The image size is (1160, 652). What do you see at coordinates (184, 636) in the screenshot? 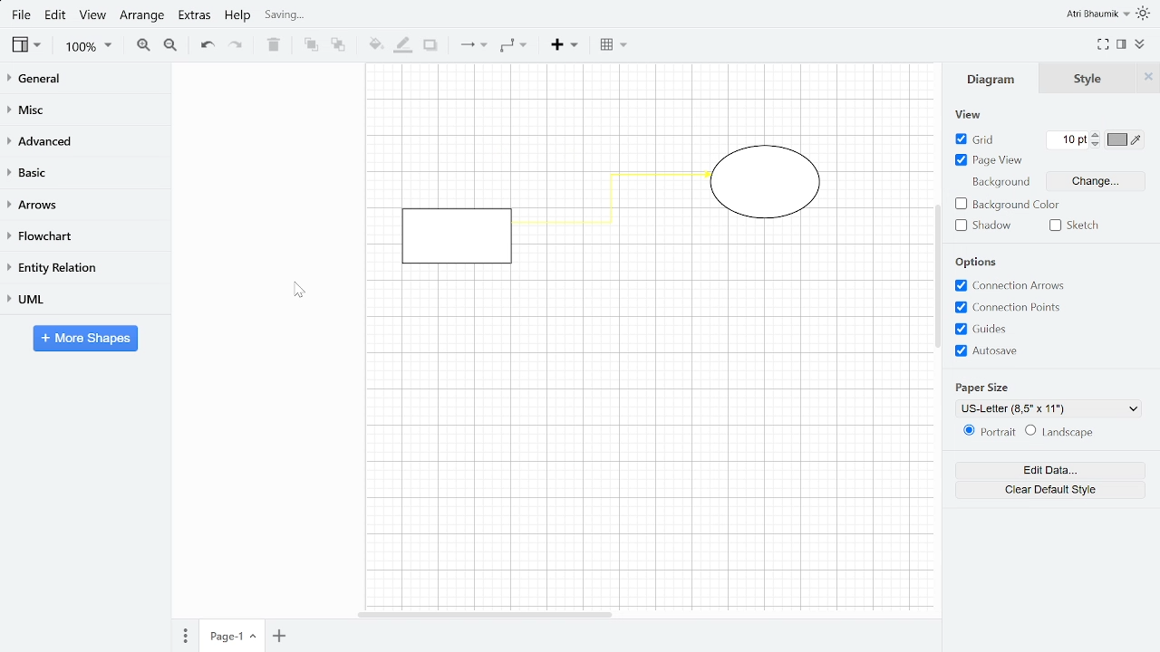
I see `Pages` at bounding box center [184, 636].